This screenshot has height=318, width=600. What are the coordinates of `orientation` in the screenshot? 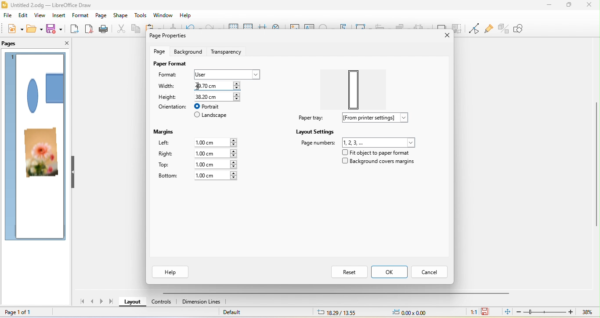 It's located at (172, 108).